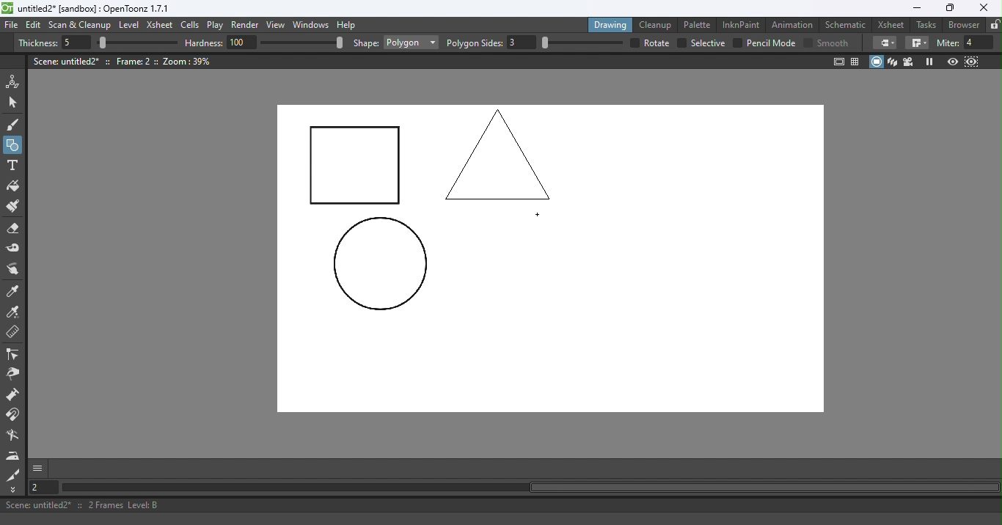  I want to click on slider, so click(582, 43).